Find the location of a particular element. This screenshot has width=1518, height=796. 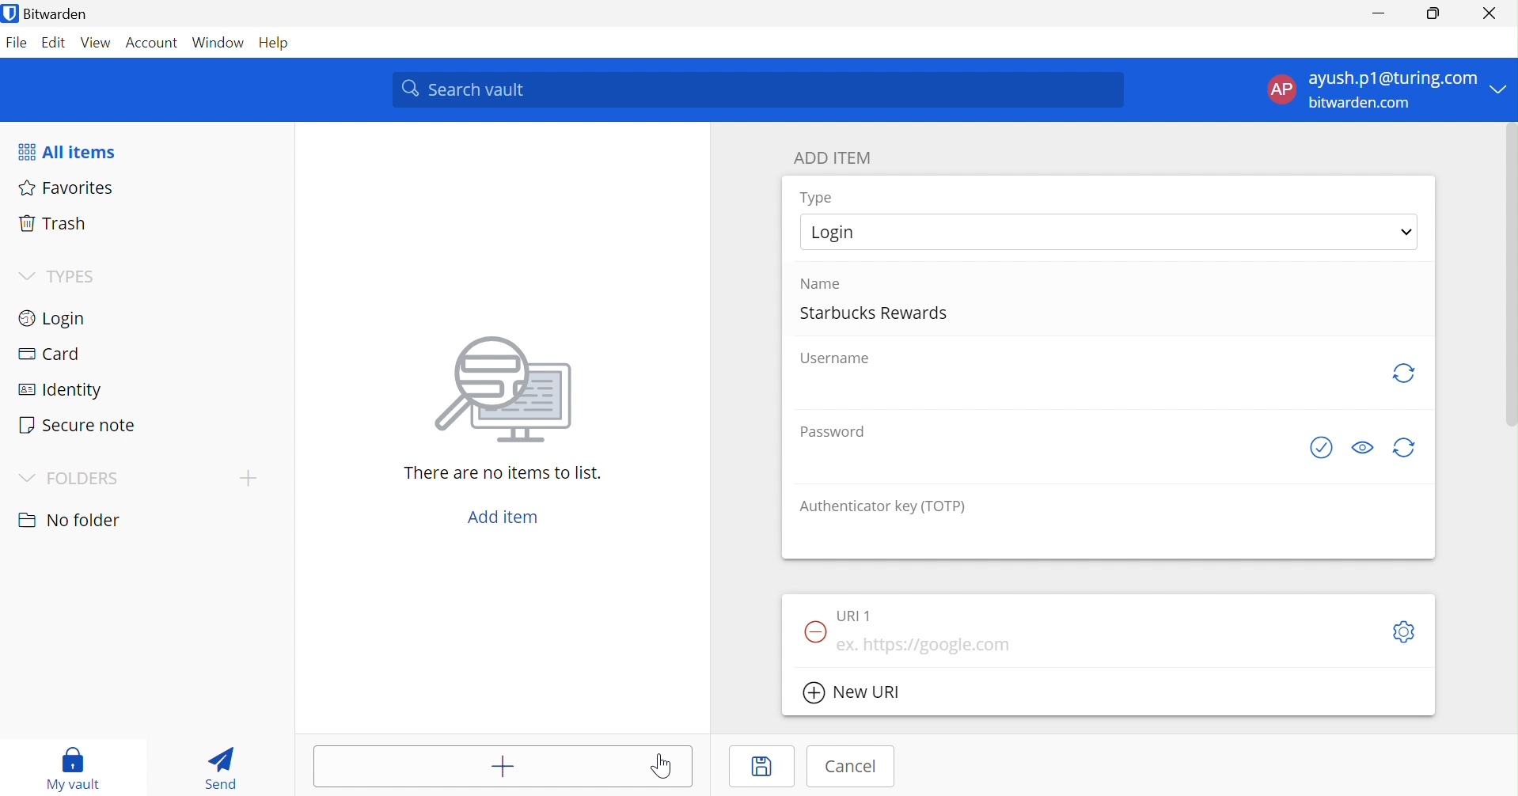

Check if password has been exposed is located at coordinates (1324, 448).